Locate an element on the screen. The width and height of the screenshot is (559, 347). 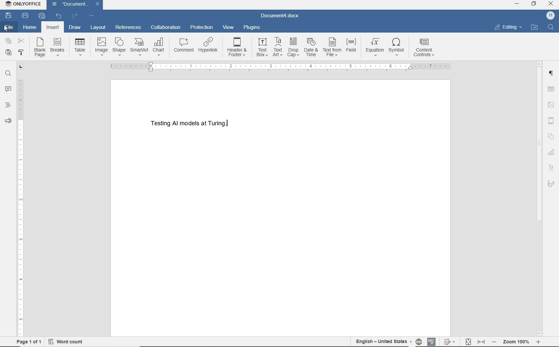
cut is located at coordinates (22, 41).